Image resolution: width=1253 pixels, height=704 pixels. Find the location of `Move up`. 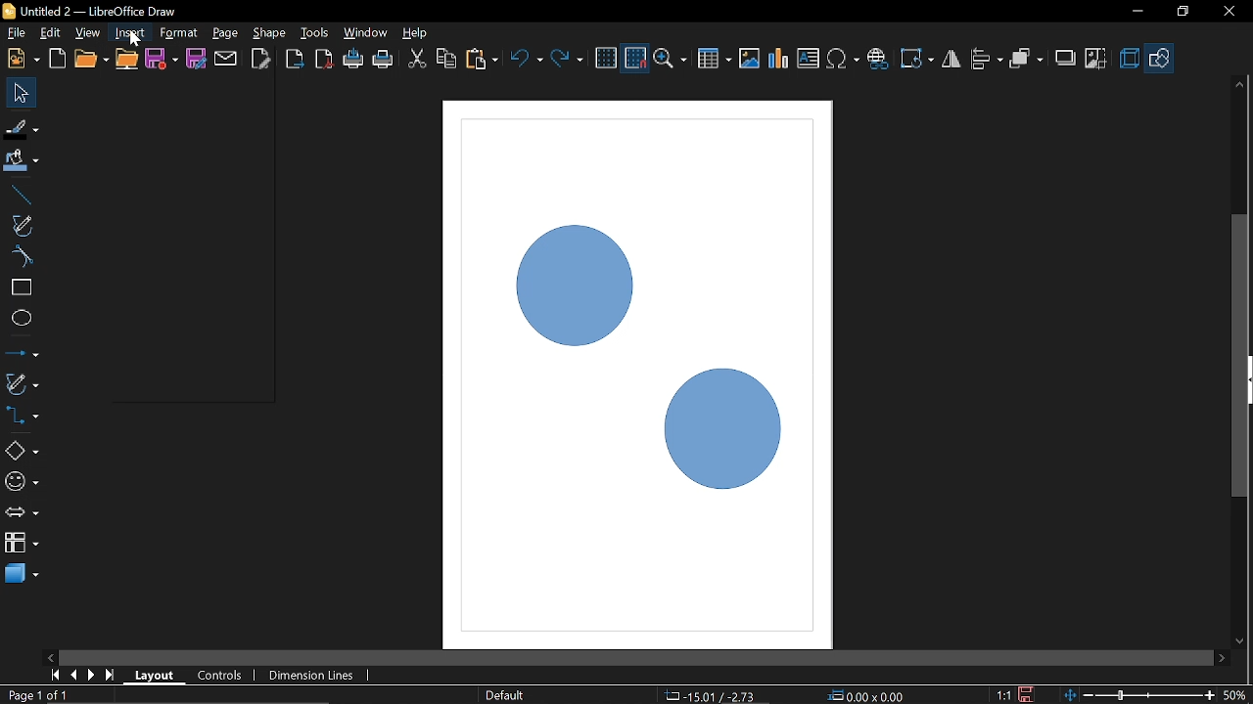

Move up is located at coordinates (1239, 84).